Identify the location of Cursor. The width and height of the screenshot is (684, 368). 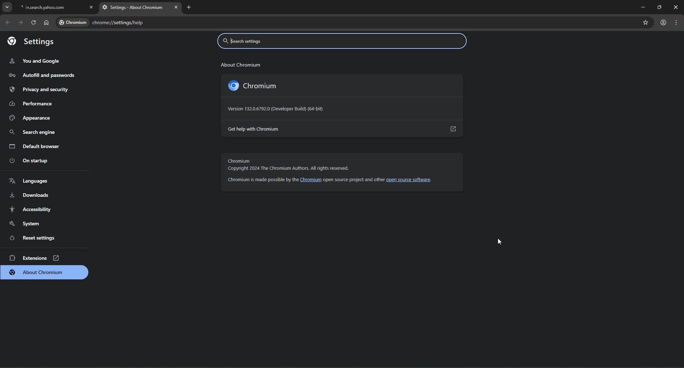
(503, 242).